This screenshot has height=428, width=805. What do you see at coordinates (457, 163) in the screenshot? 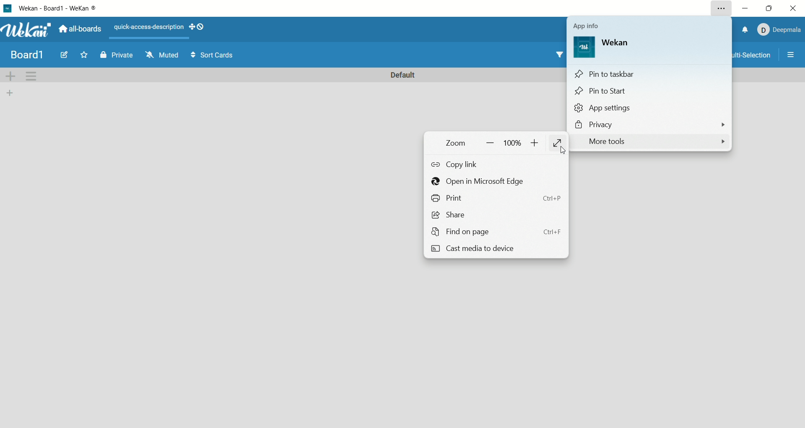
I see `copy link` at bounding box center [457, 163].